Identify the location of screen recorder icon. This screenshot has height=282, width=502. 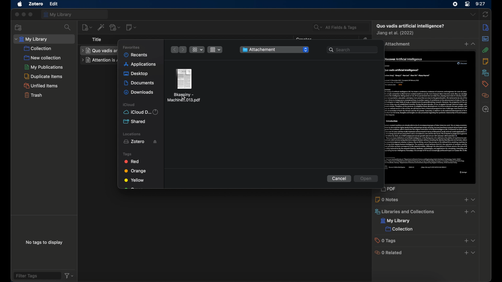
(454, 4).